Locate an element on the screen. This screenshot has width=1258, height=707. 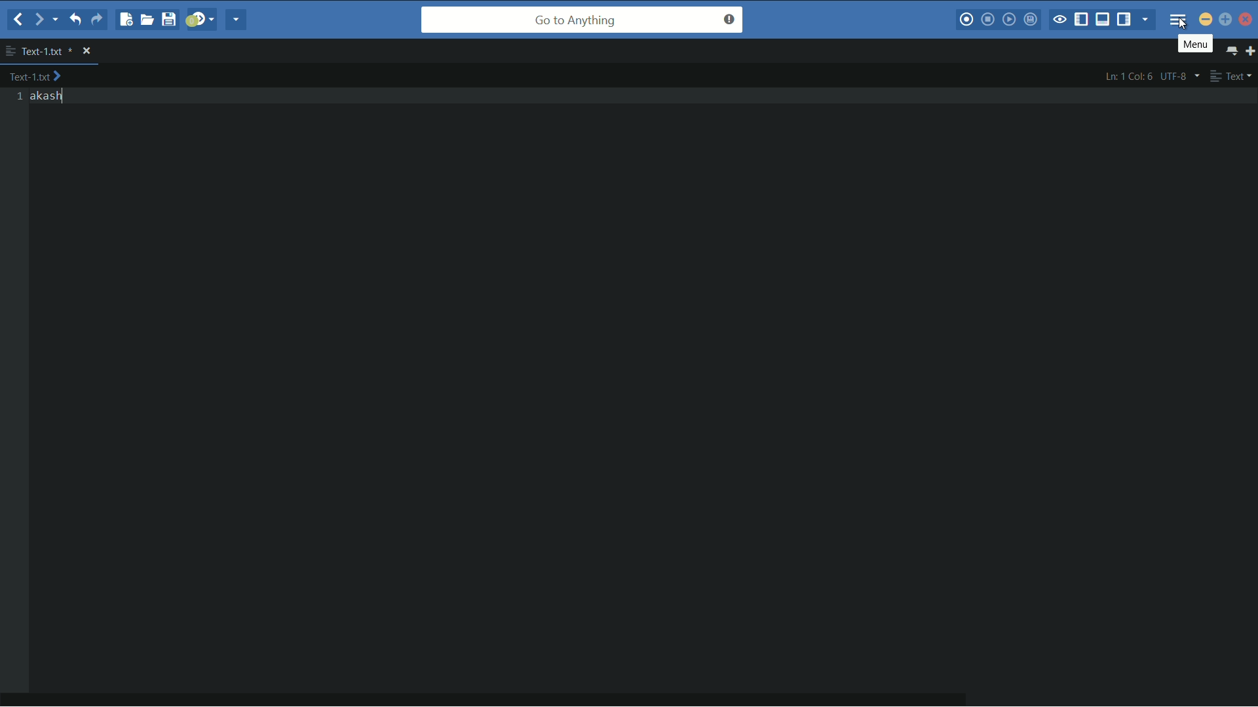
show/hide left panel is located at coordinates (1083, 19).